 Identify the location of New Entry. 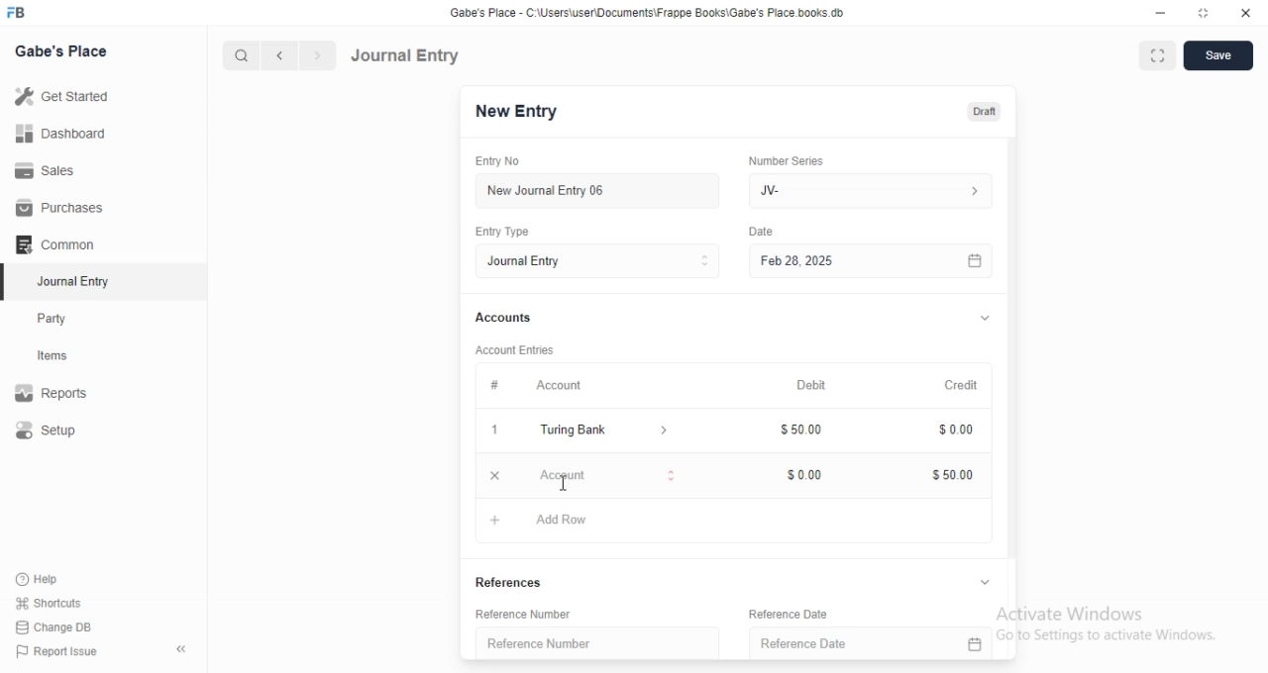
(514, 112).